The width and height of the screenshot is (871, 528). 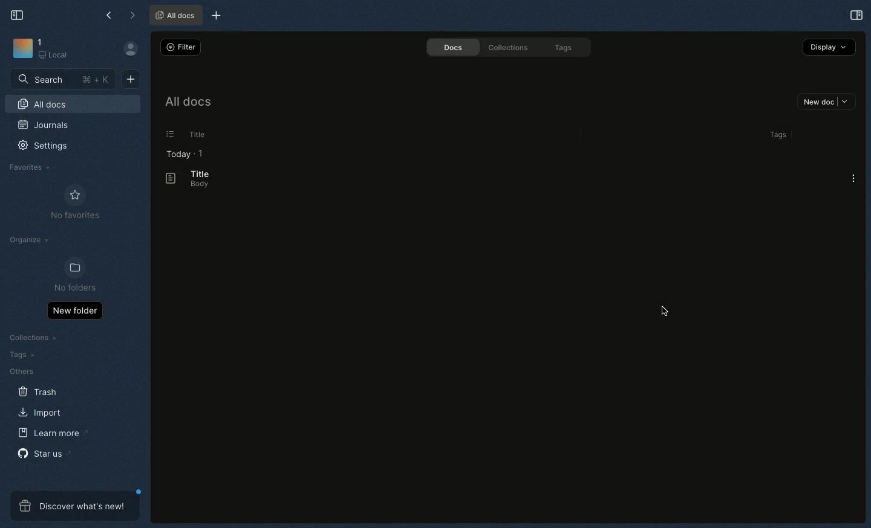 I want to click on All docs, so click(x=187, y=104).